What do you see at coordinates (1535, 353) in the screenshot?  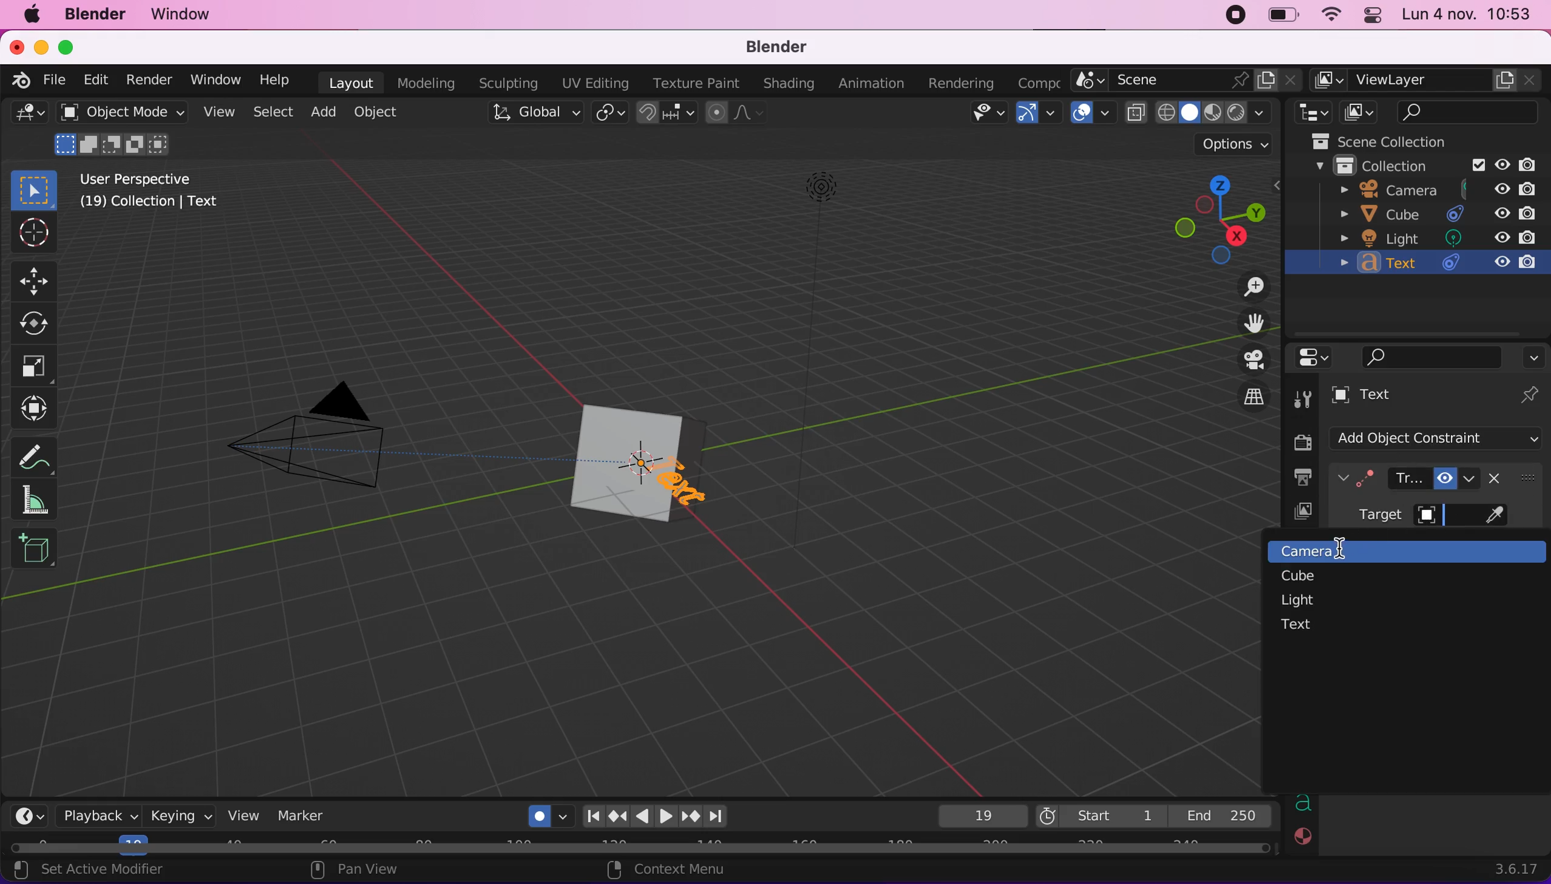 I see `options` at bounding box center [1535, 353].